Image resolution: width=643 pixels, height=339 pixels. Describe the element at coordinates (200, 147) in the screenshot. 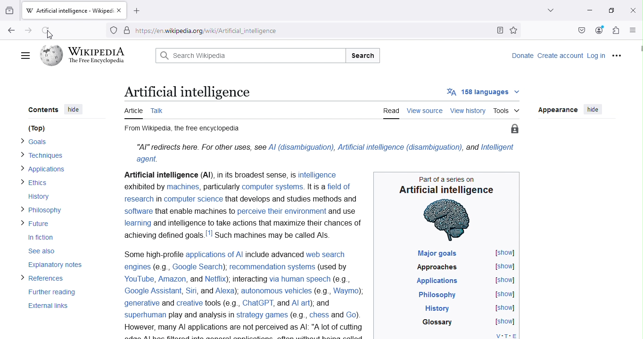

I see `“Al” redirects here. For other uses, see` at that location.